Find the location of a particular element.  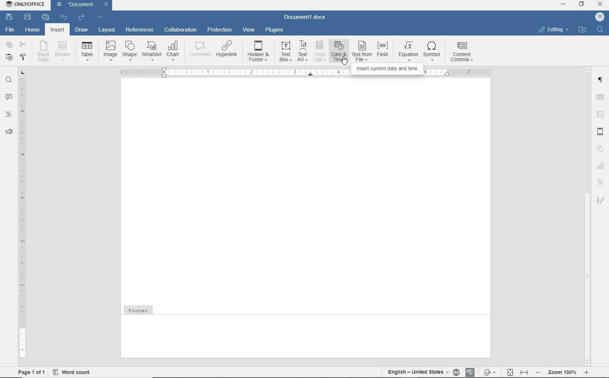

collaboration is located at coordinates (179, 30).